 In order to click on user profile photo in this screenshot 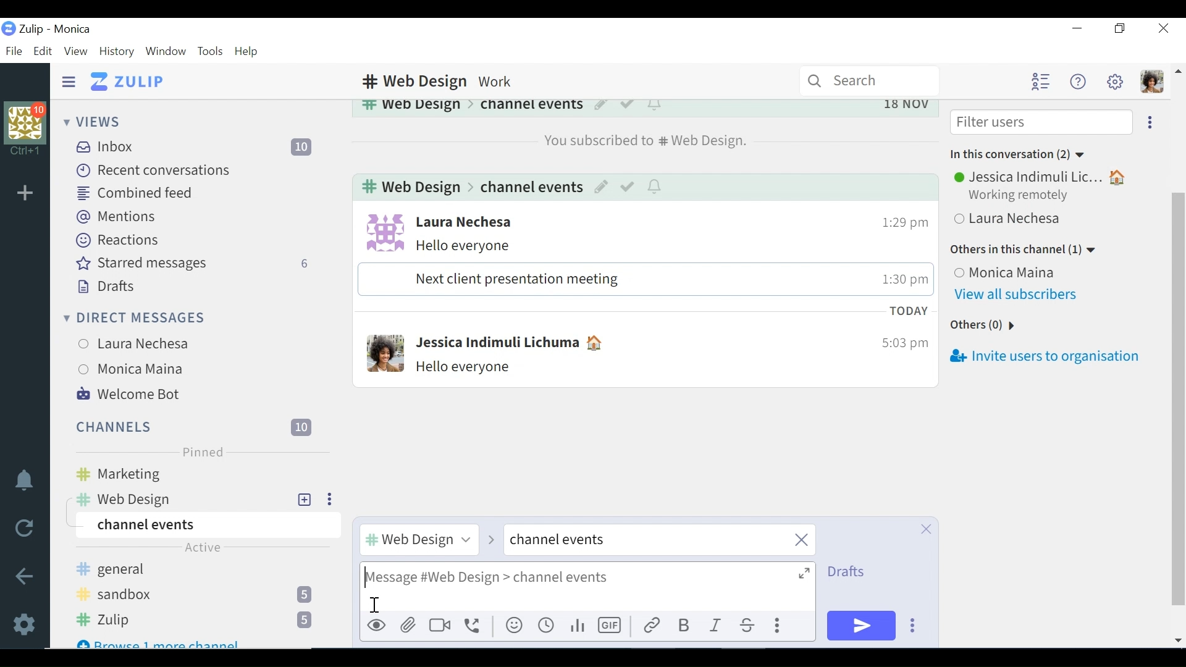, I will do `click(384, 234)`.